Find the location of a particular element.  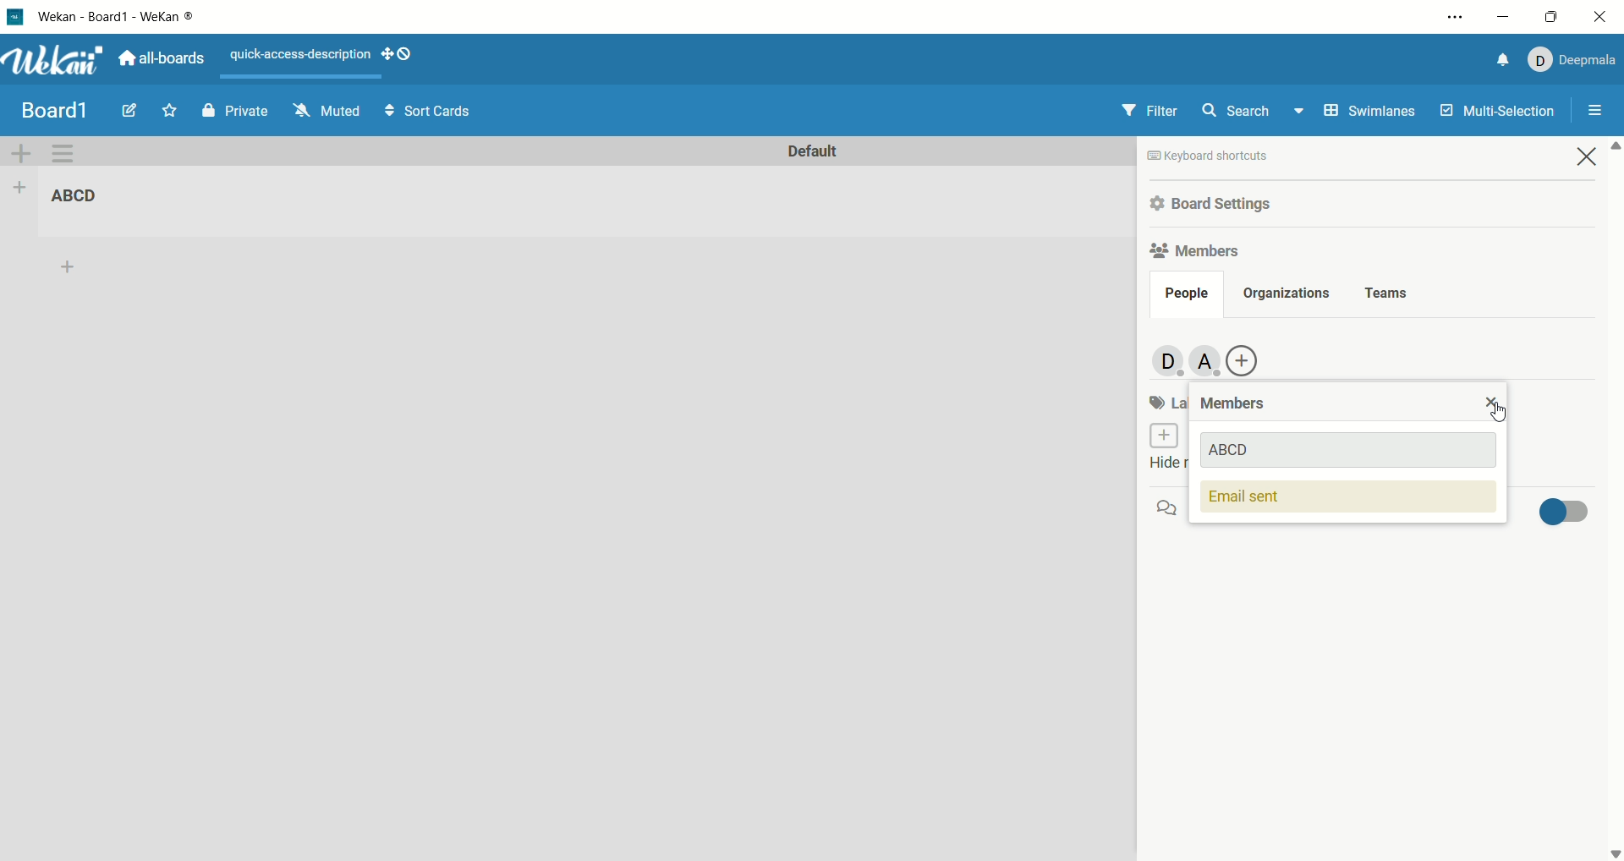

minimize is located at coordinates (1501, 15).